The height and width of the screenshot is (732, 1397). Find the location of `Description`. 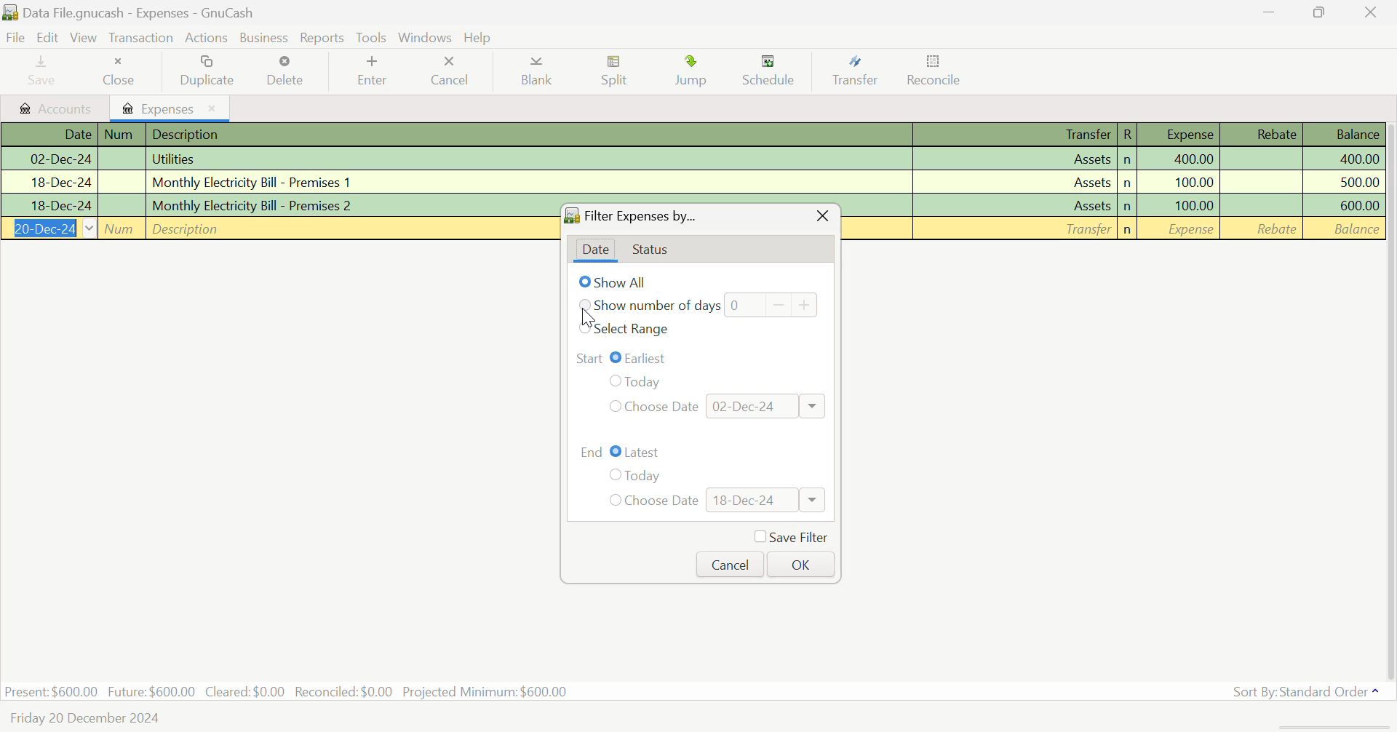

Description is located at coordinates (352, 229).